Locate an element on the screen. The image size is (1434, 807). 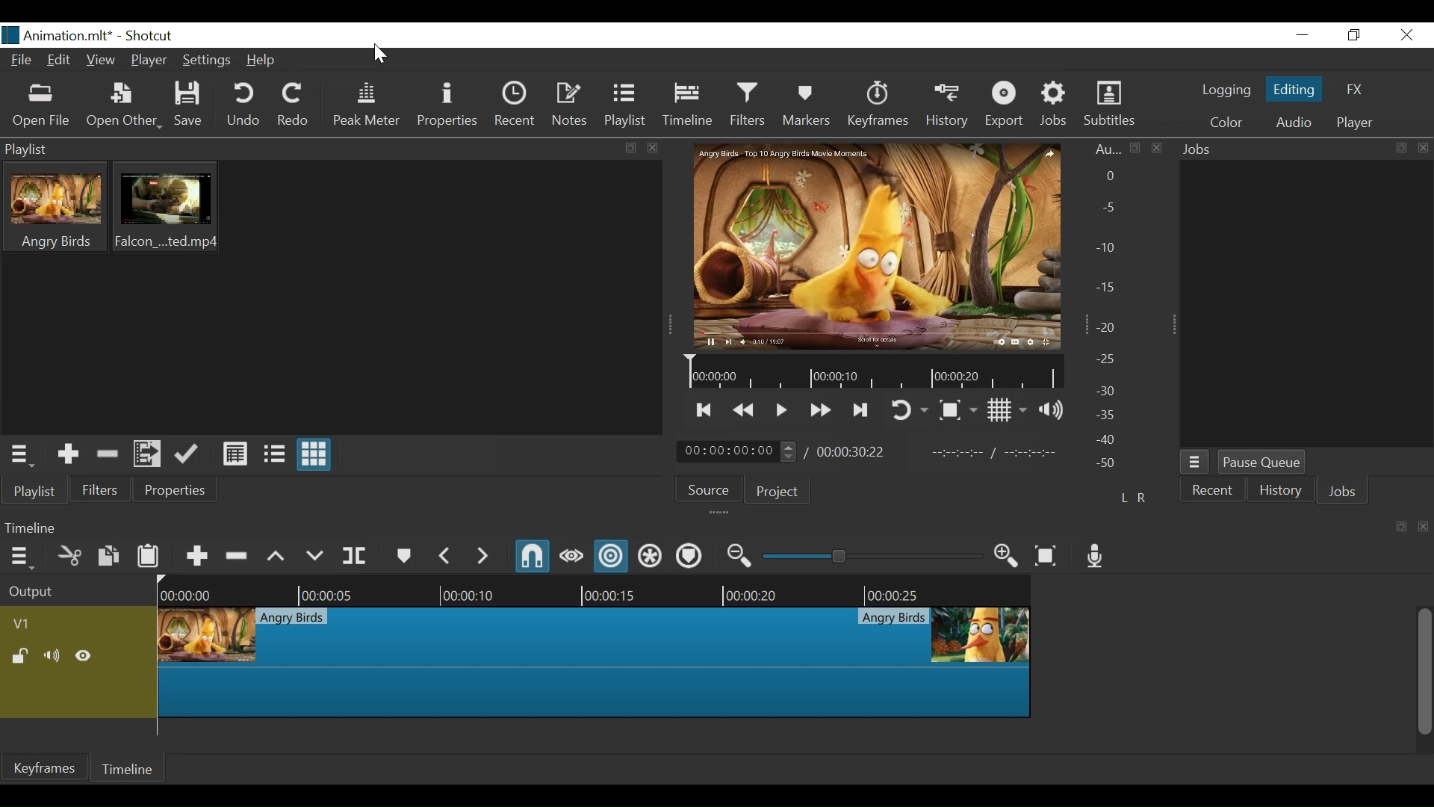
Playlist is located at coordinates (626, 106).